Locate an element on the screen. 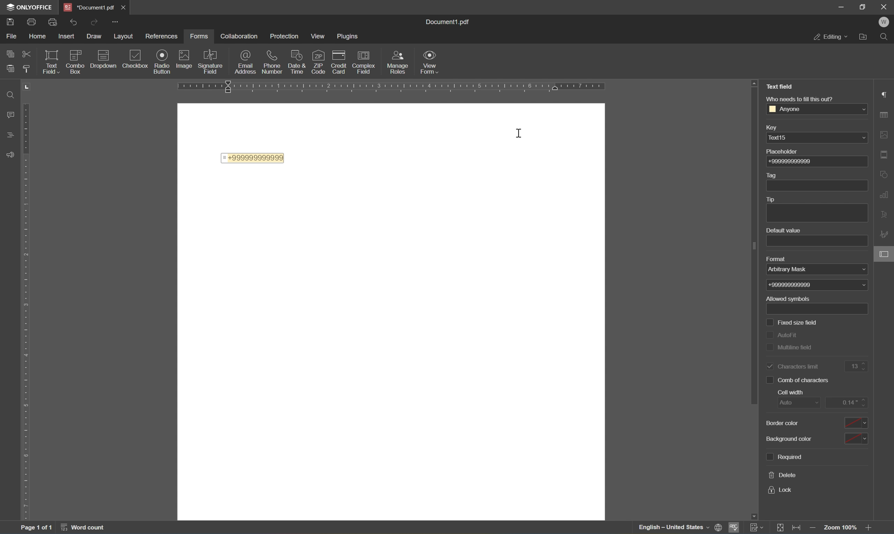  complex field is located at coordinates (366, 62).